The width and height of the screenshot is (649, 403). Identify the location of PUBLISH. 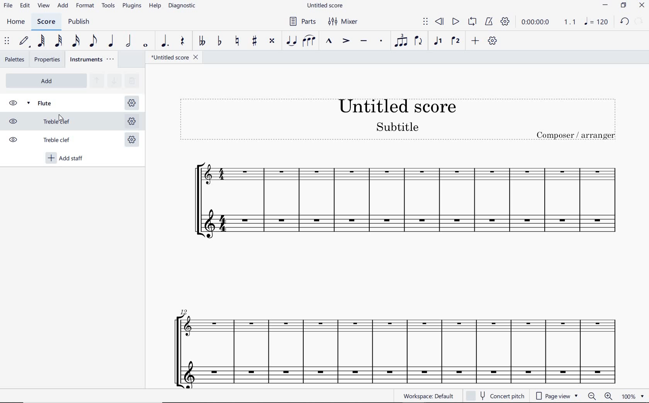
(81, 23).